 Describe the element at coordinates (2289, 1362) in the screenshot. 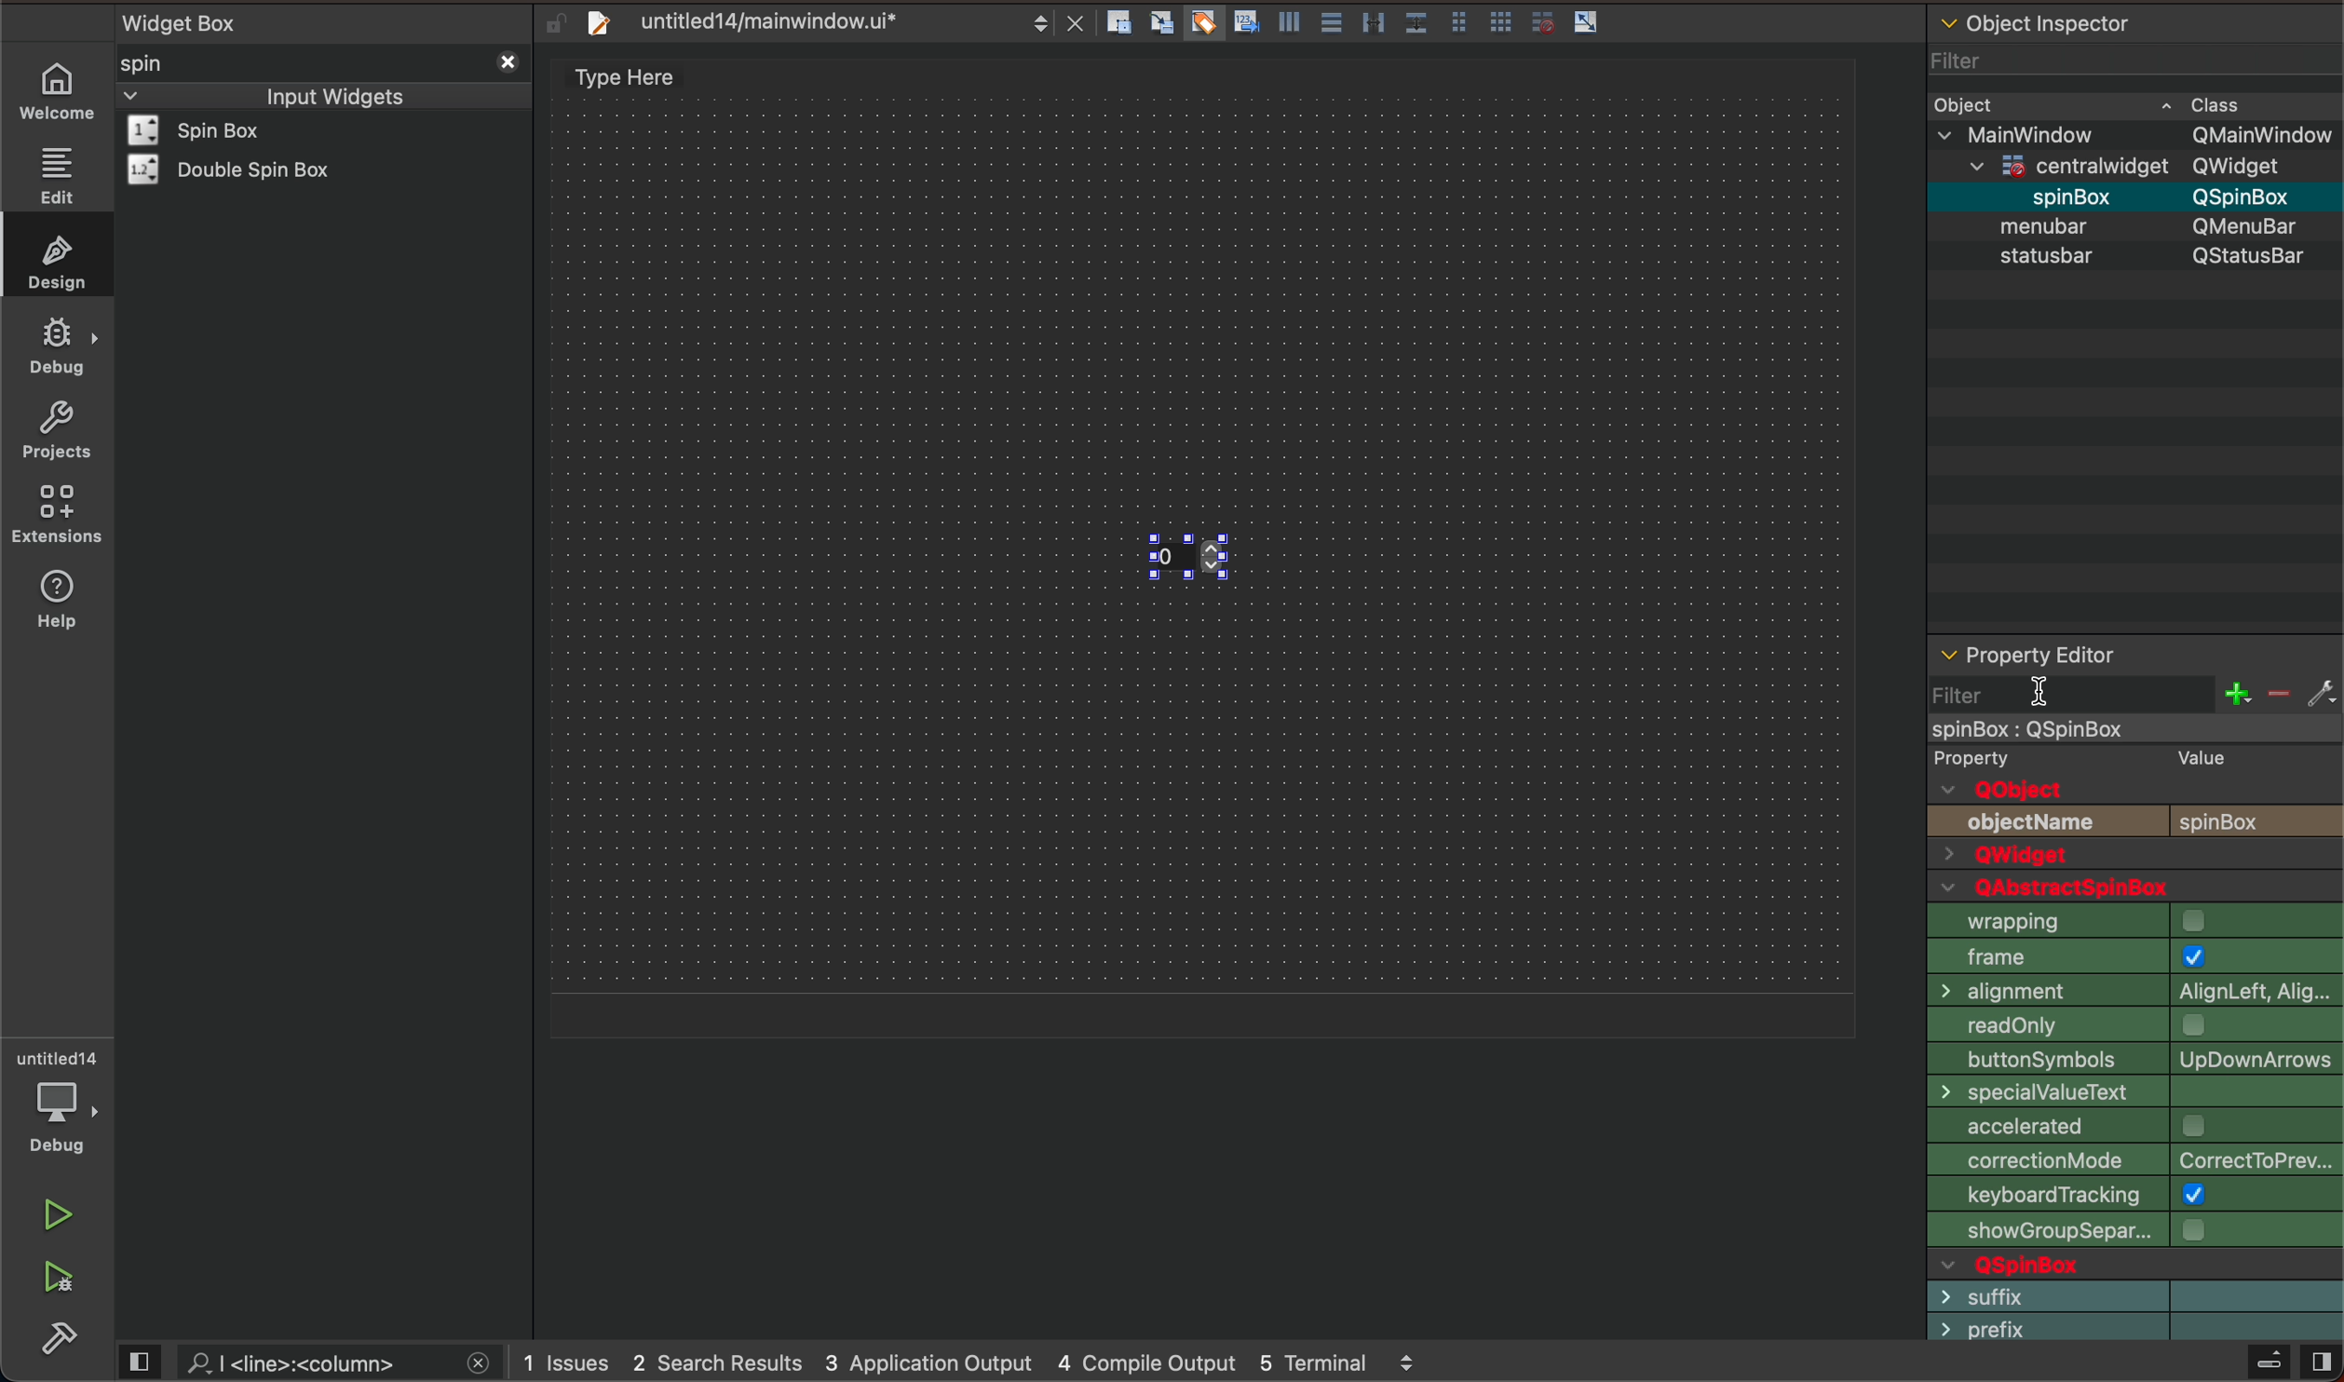

I see `close sidebar` at that location.